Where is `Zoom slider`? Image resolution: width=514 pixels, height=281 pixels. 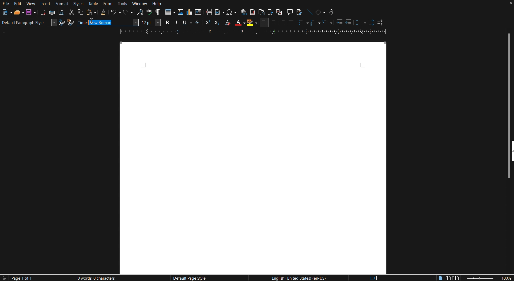 Zoom slider is located at coordinates (479, 278).